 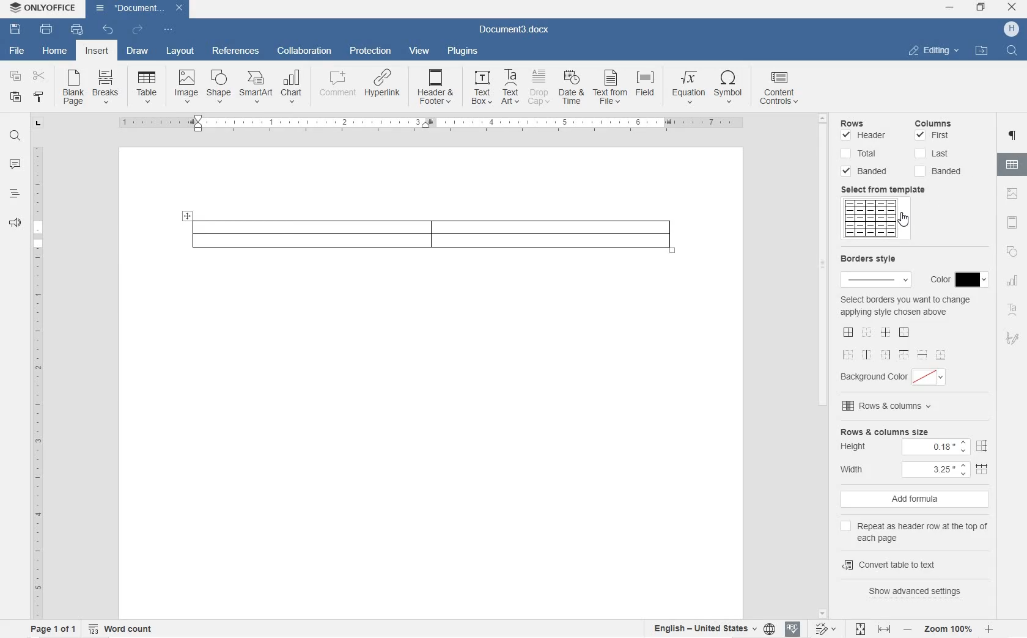 What do you see at coordinates (235, 52) in the screenshot?
I see `REFERENCES` at bounding box center [235, 52].